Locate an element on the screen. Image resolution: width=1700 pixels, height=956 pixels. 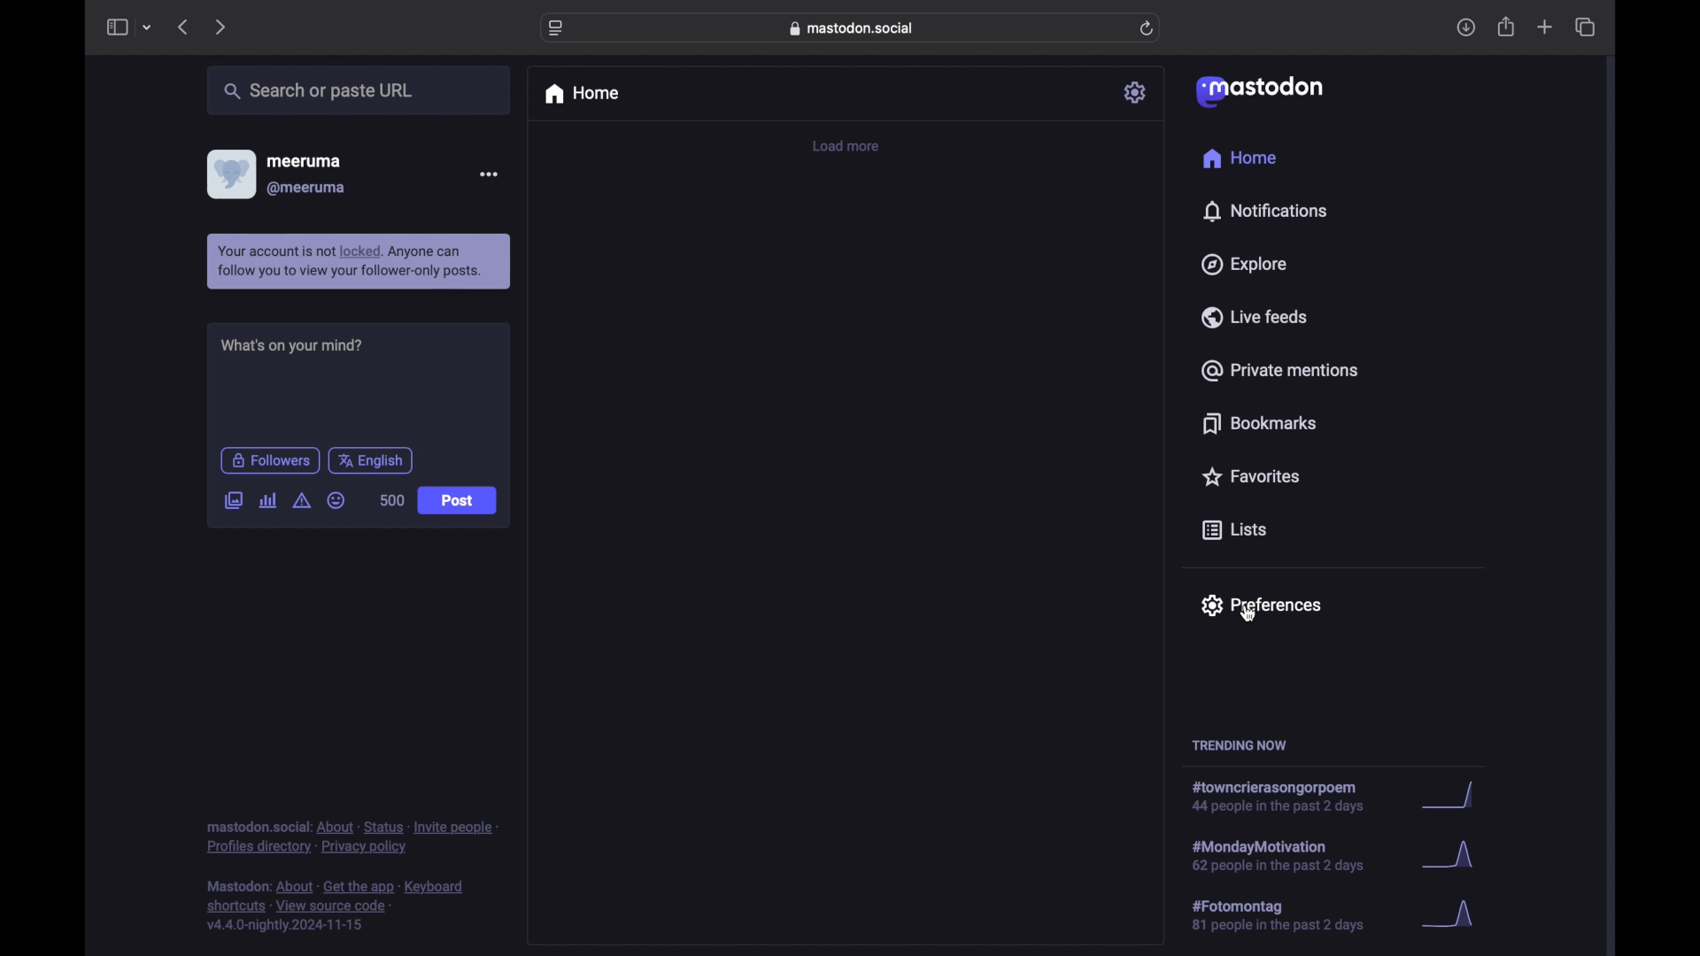
home is located at coordinates (580, 94).